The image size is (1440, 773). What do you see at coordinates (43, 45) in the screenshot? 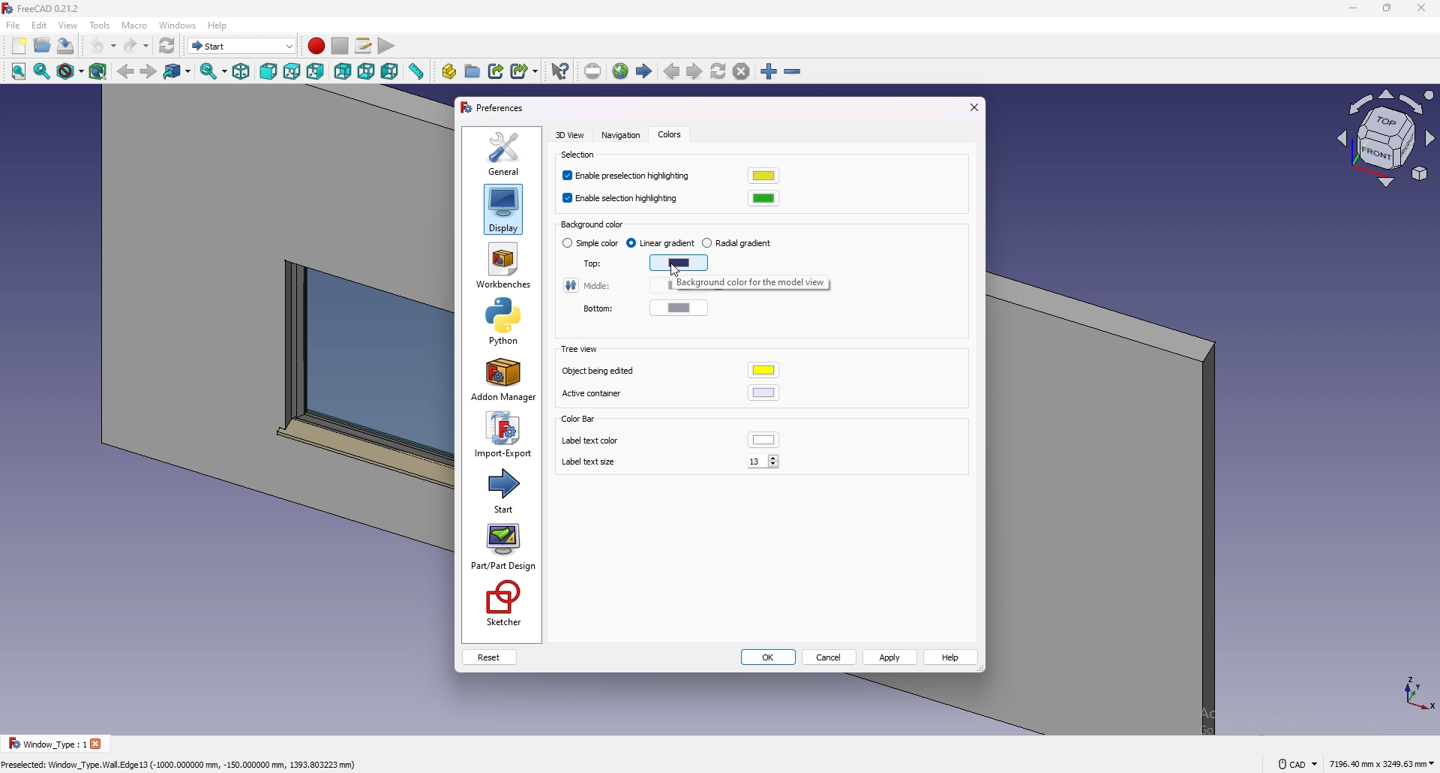
I see `open` at bounding box center [43, 45].